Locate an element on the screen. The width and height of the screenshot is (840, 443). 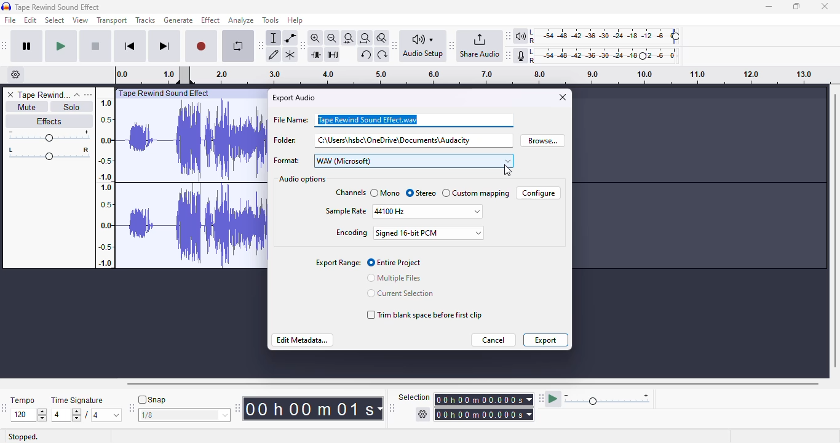
cancel is located at coordinates (494, 340).